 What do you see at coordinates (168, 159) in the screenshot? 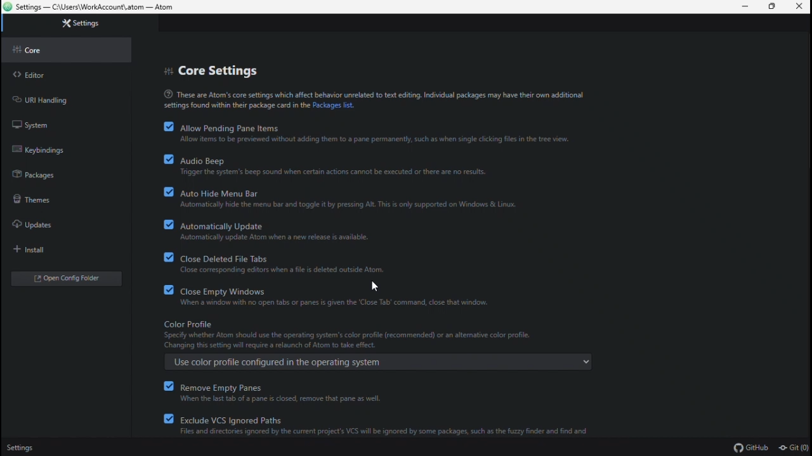
I see `checkbox` at bounding box center [168, 159].